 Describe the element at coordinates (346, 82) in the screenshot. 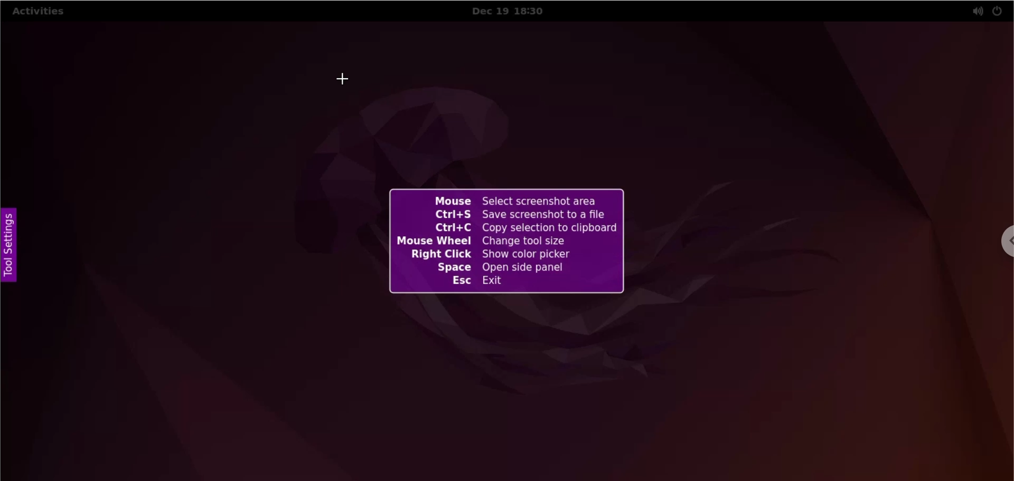

I see `cursor` at that location.